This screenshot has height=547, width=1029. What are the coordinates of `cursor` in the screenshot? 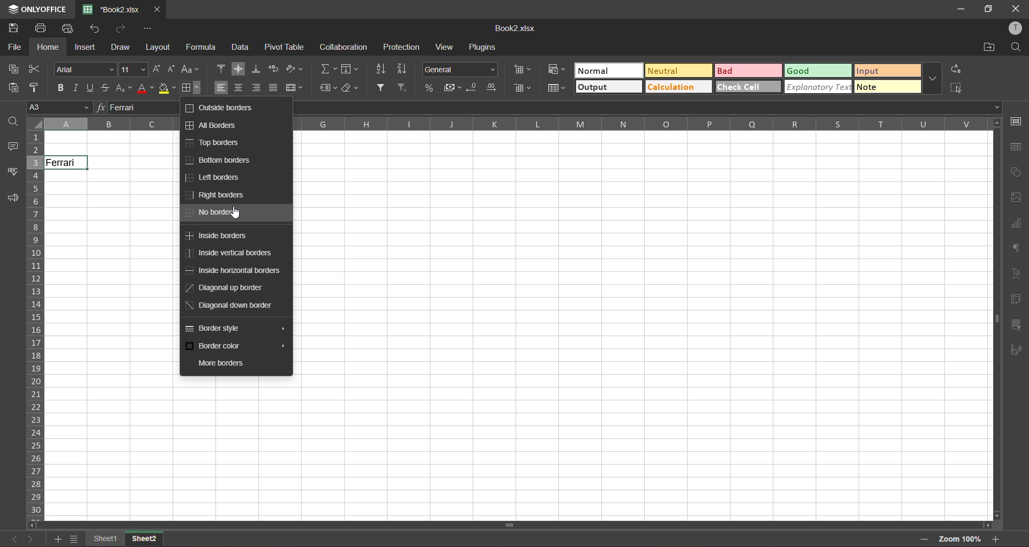 It's located at (236, 216).